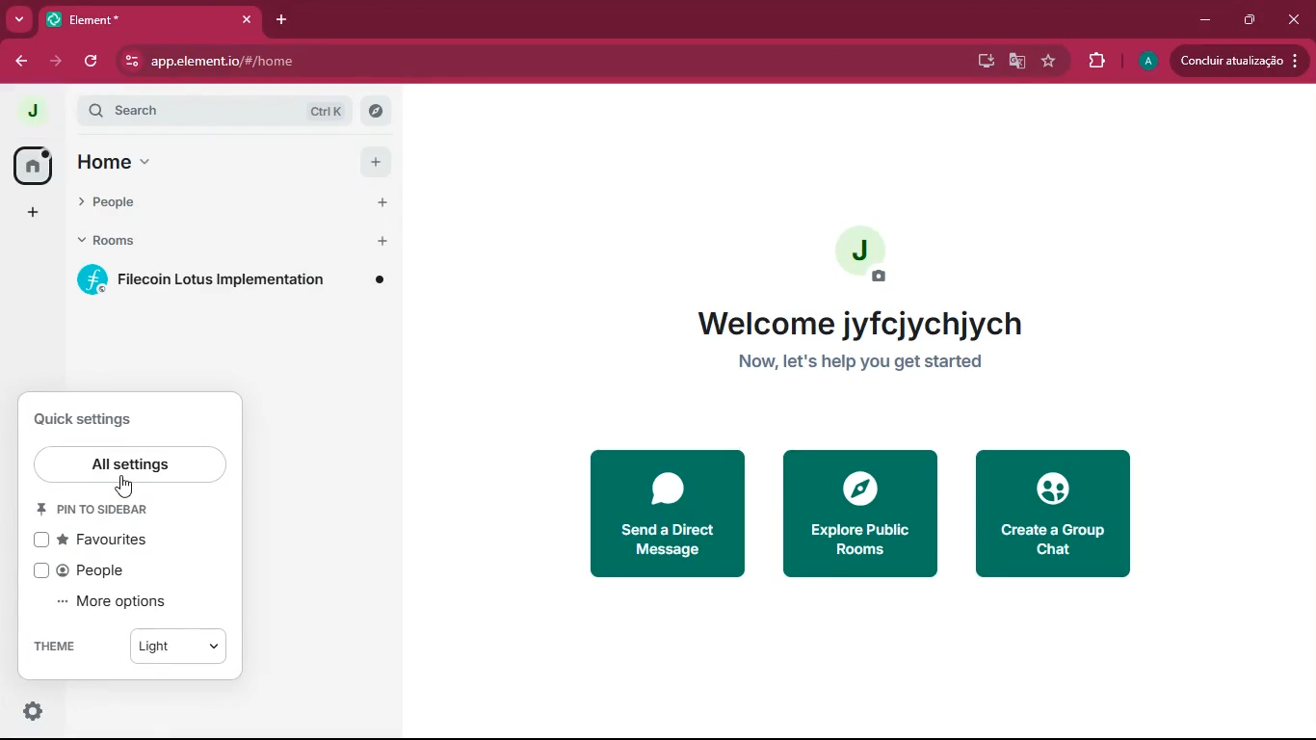 The image size is (1316, 740). What do you see at coordinates (212, 205) in the screenshot?
I see `people` at bounding box center [212, 205].